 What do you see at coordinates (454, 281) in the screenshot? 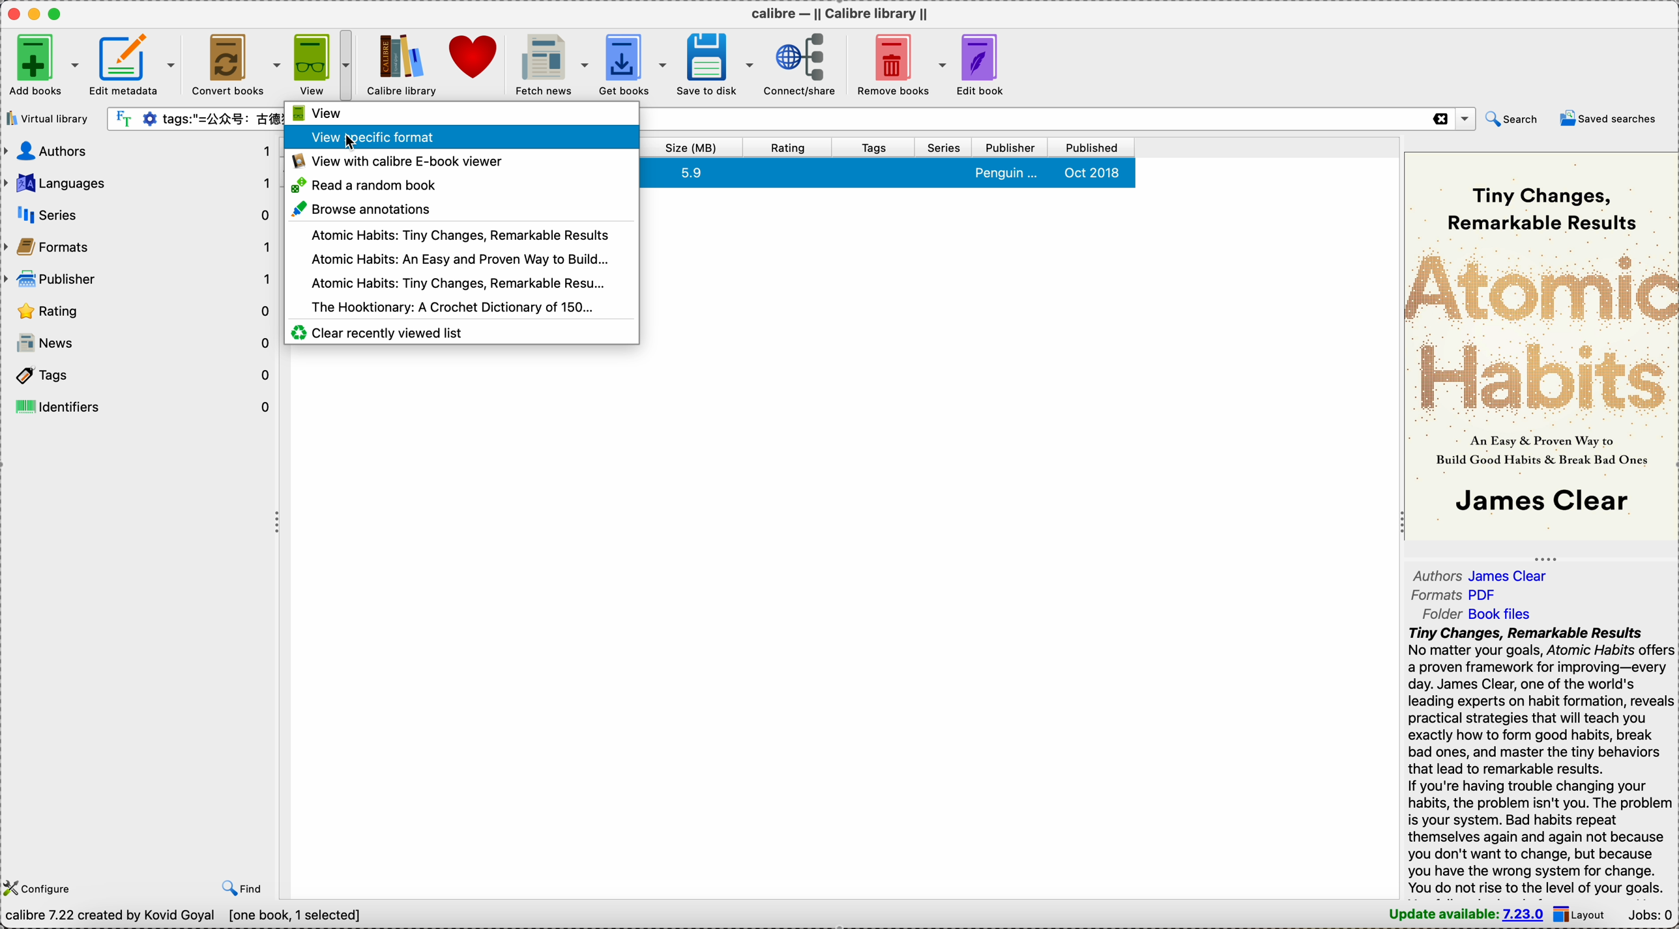
I see `atomic habits book` at bounding box center [454, 281].